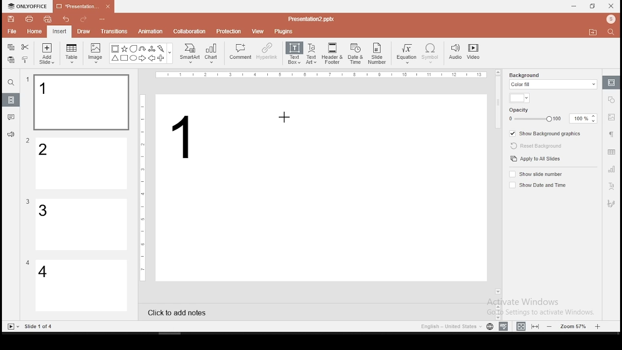 Image resolution: width=622 pixels, height=350 pixels. What do you see at coordinates (104, 20) in the screenshot?
I see `` at bounding box center [104, 20].